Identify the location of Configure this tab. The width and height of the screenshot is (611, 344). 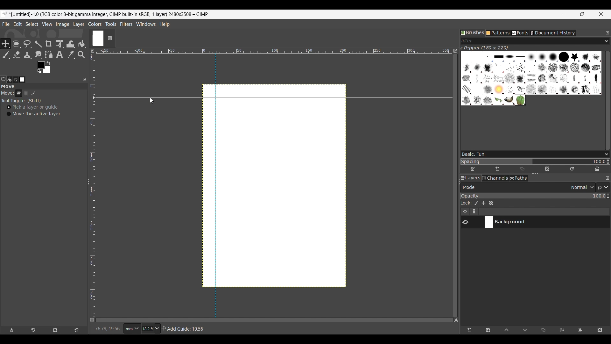
(85, 80).